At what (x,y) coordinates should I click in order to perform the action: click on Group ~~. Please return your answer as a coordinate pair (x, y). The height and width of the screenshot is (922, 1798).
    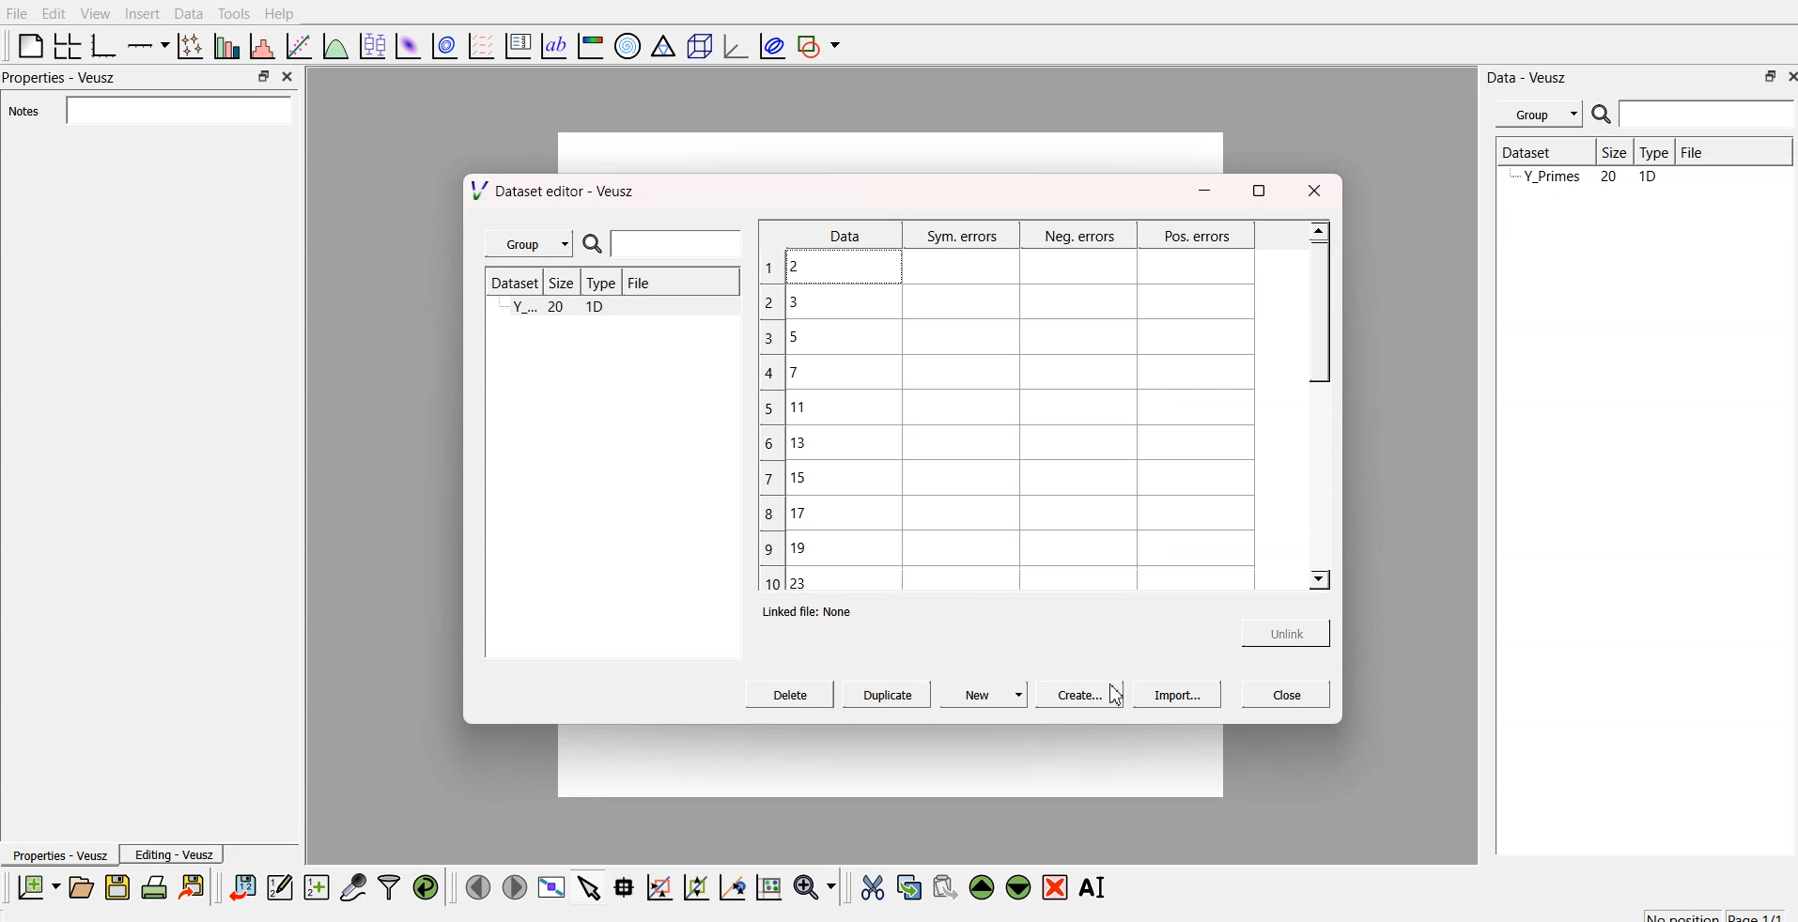
    Looking at the image, I should click on (528, 245).